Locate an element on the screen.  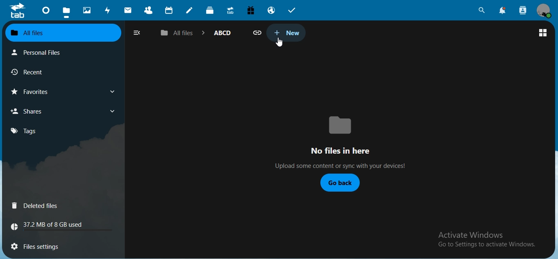
all files is located at coordinates (178, 33).